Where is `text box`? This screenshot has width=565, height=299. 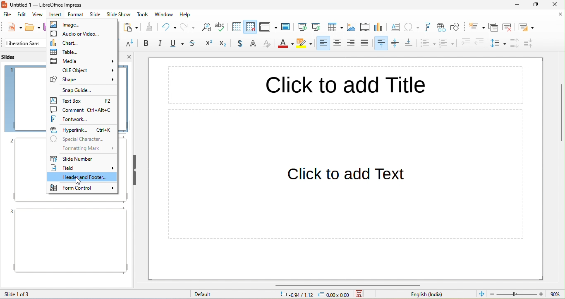 text box is located at coordinates (69, 100).